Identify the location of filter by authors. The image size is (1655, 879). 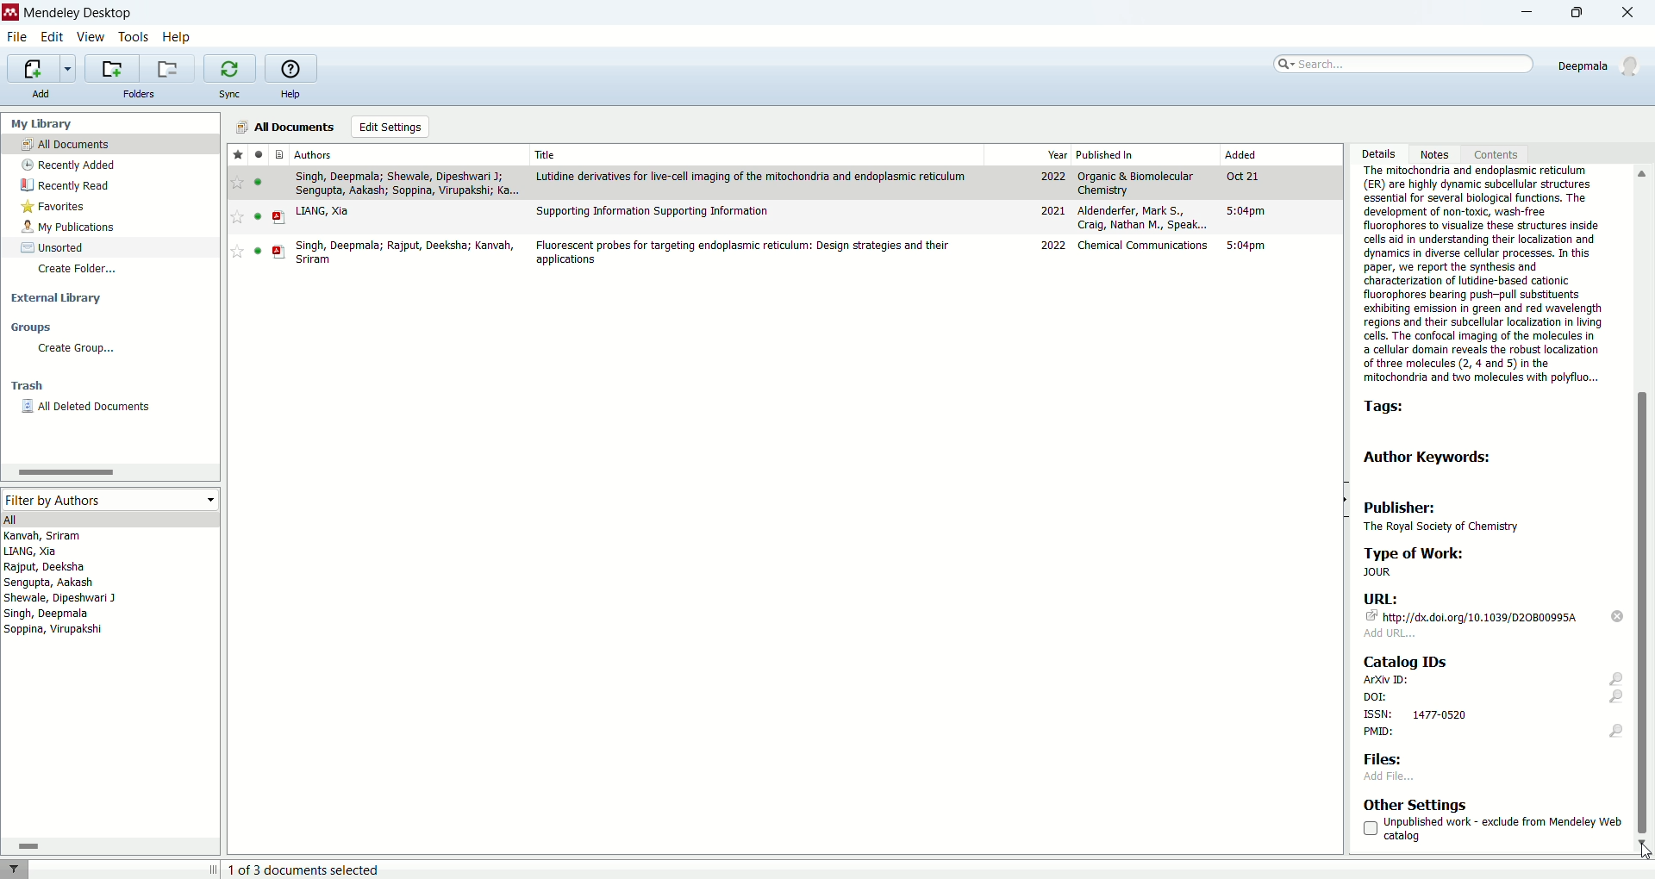
(108, 499).